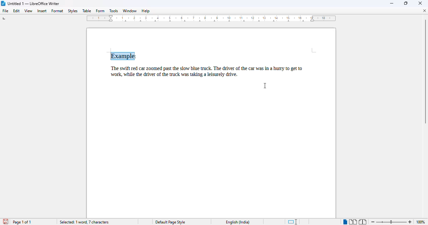 The image size is (428, 225). What do you see at coordinates (238, 222) in the screenshot?
I see `English (India)` at bounding box center [238, 222].